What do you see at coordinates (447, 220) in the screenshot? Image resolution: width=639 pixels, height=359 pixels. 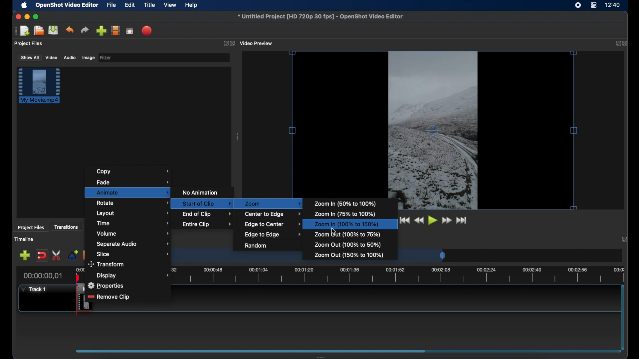 I see `fast forward` at bounding box center [447, 220].